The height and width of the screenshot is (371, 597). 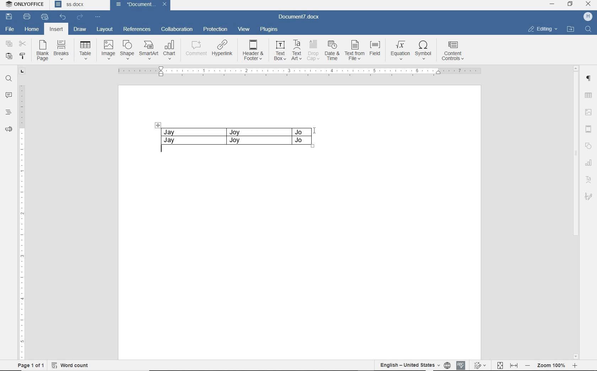 What do you see at coordinates (158, 125) in the screenshot?
I see `dragger` at bounding box center [158, 125].